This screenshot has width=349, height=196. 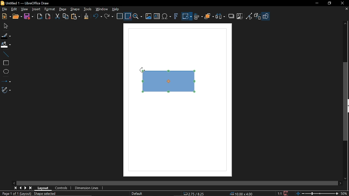 What do you see at coordinates (57, 17) in the screenshot?
I see `Cut` at bounding box center [57, 17].